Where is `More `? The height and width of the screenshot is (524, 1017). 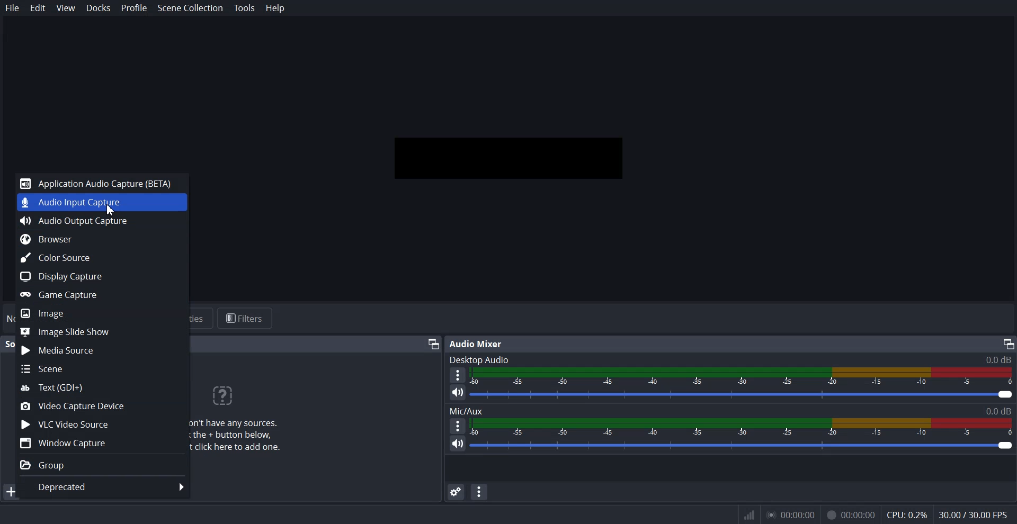
More  is located at coordinates (456, 374).